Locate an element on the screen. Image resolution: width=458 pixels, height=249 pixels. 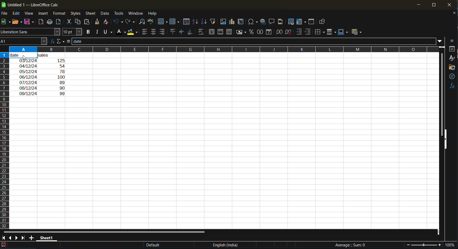
open is located at coordinates (15, 22).